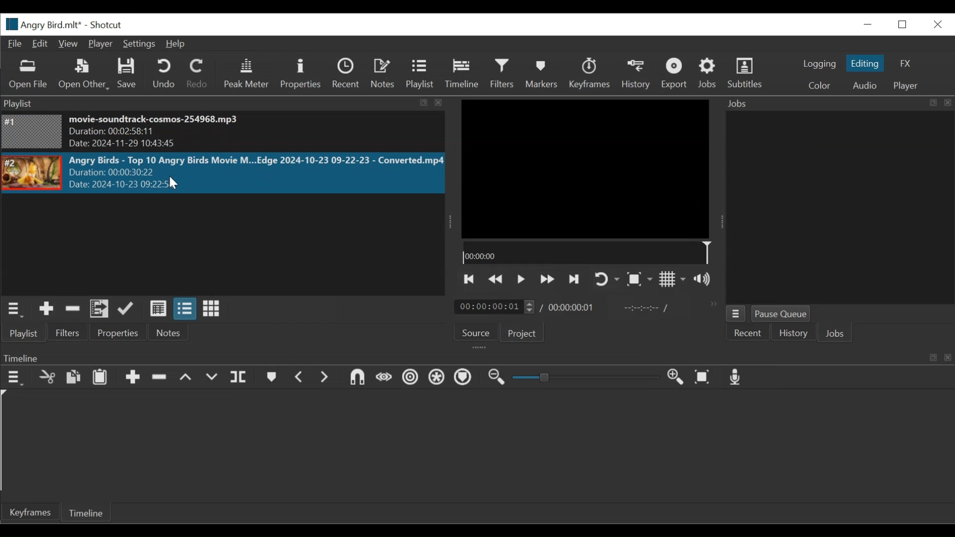 The image size is (955, 537). I want to click on Properties, so click(120, 333).